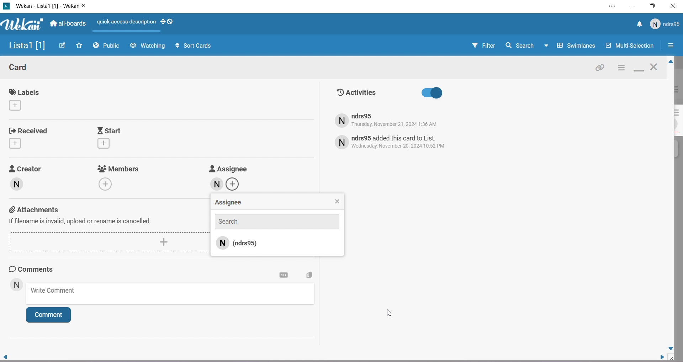  Describe the element at coordinates (6, 355) in the screenshot. I see `move left` at that location.